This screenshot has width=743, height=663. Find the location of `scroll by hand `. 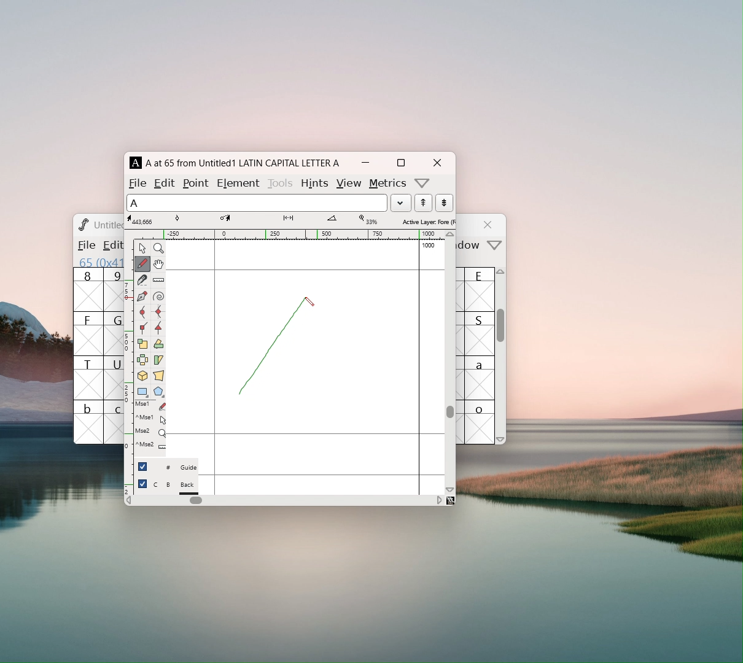

scroll by hand  is located at coordinates (158, 265).